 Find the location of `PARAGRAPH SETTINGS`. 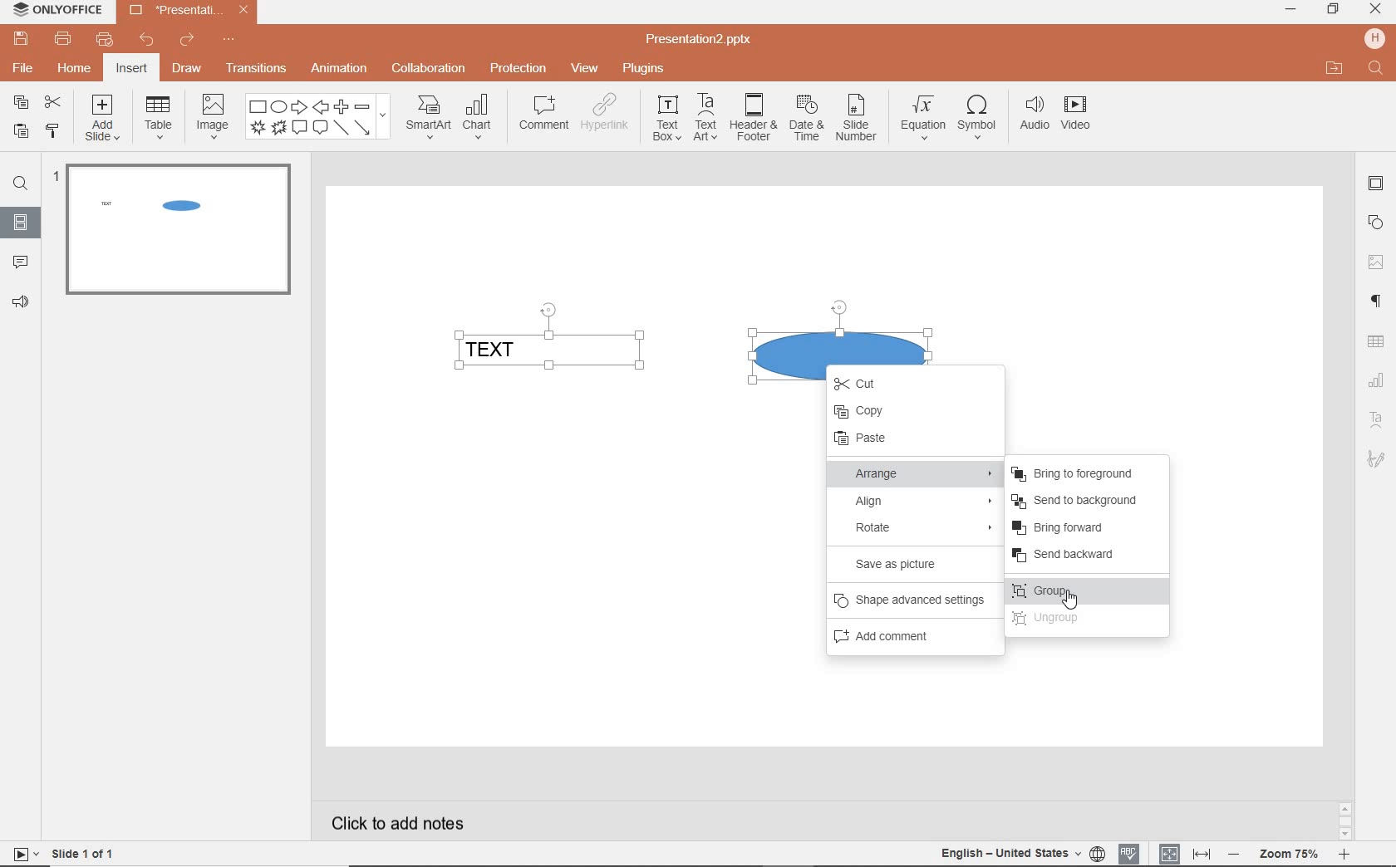

PARAGRAPH SETTINGS is located at coordinates (1377, 303).